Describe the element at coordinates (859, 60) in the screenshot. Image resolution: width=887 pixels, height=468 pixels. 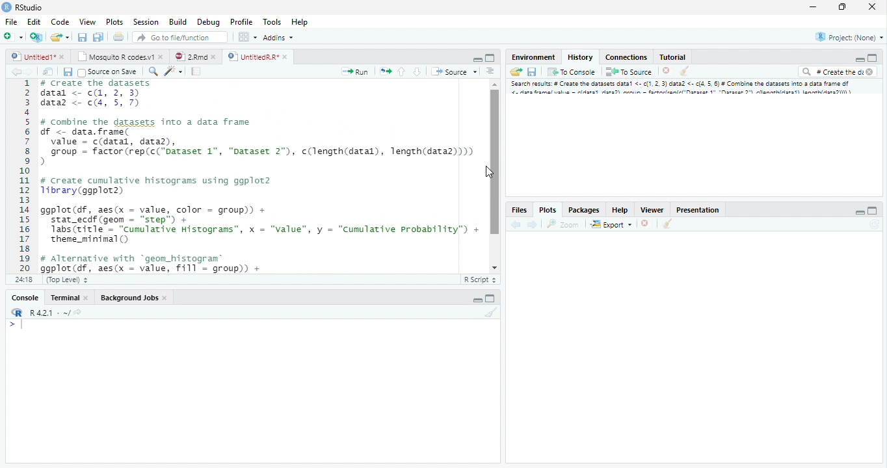
I see `Minimize` at that location.